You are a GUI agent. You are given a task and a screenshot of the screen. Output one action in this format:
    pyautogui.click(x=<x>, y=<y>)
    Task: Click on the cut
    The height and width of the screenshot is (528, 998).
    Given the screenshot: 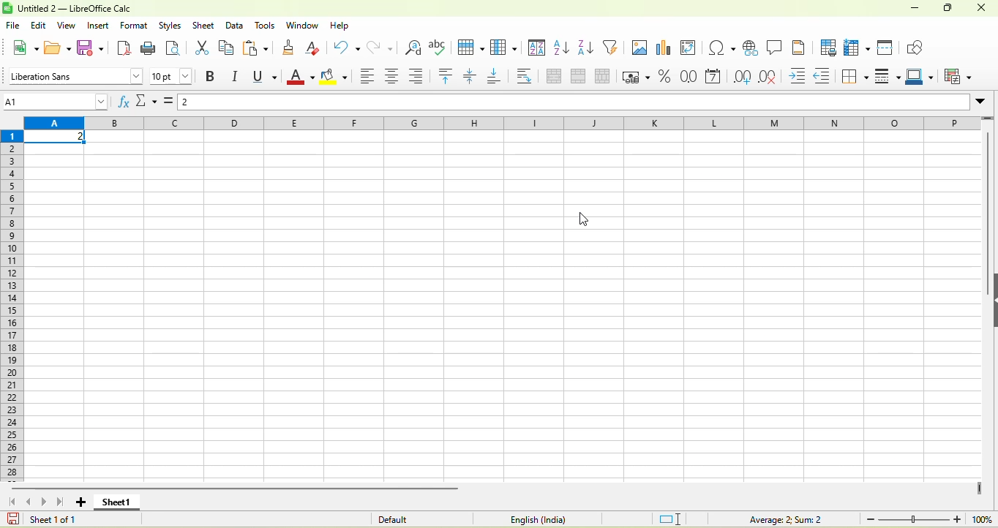 What is the action you would take?
    pyautogui.click(x=202, y=49)
    